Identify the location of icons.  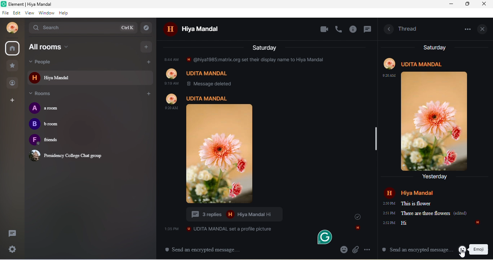
(358, 221).